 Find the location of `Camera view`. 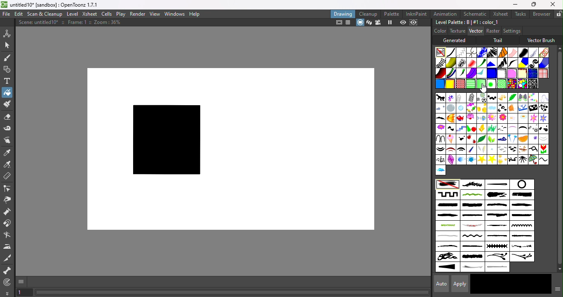

Camera view is located at coordinates (378, 23).